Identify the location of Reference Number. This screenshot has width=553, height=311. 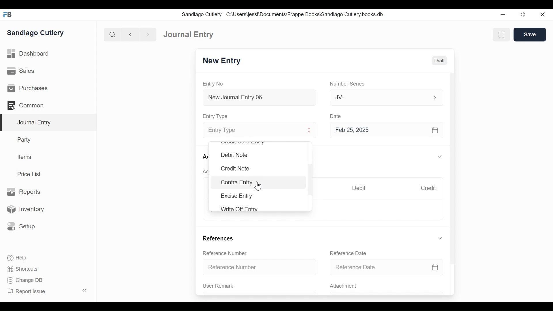
(260, 267).